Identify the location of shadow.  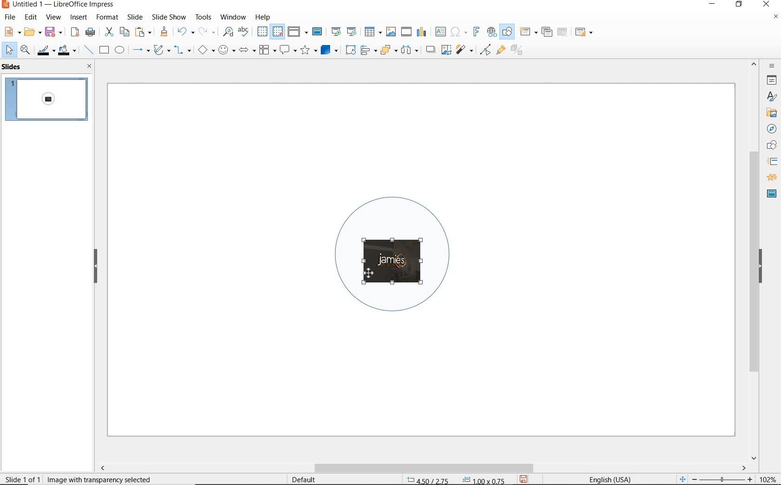
(430, 49).